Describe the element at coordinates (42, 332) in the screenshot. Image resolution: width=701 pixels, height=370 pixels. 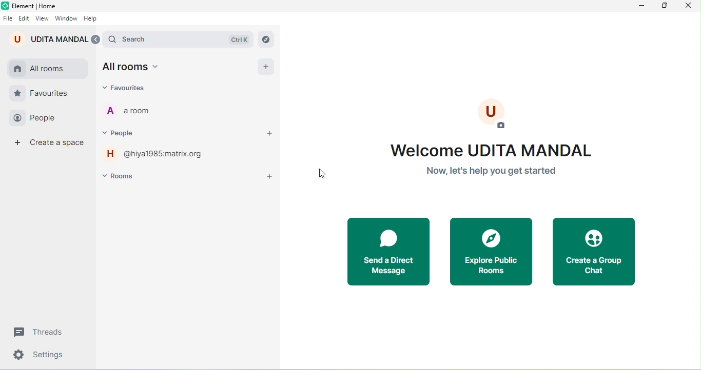
I see `threads` at that location.